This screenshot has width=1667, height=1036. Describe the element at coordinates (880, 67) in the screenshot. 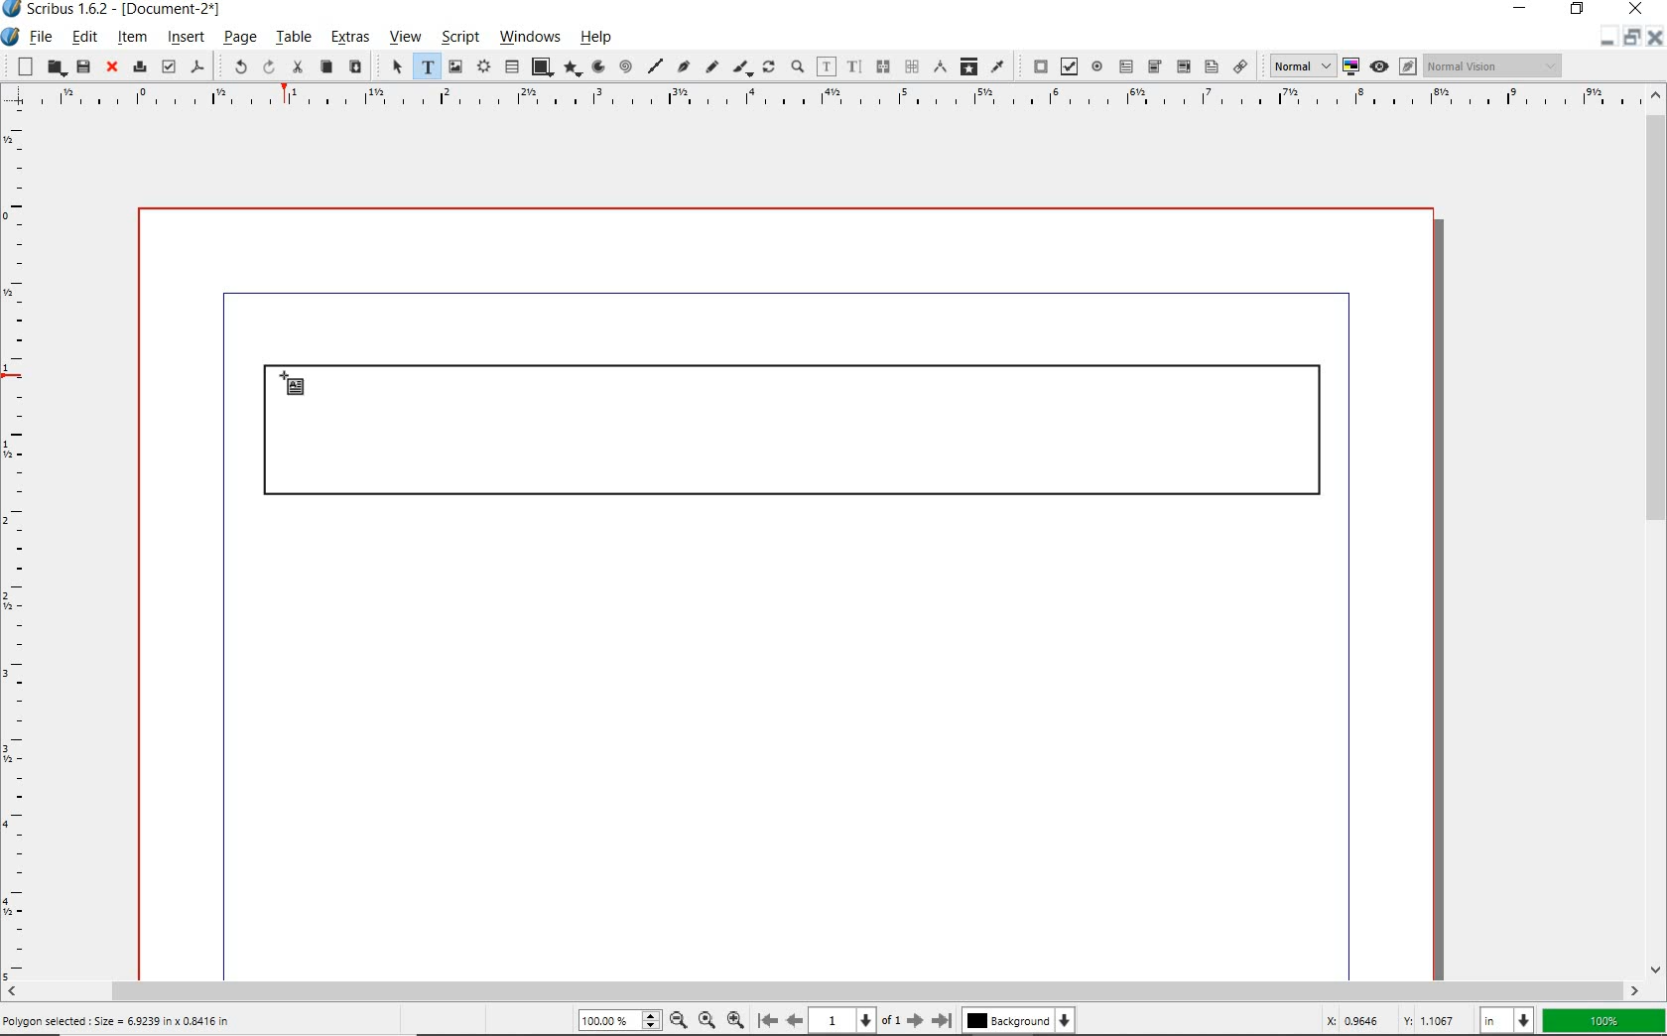

I see `unlink text frames` at that location.